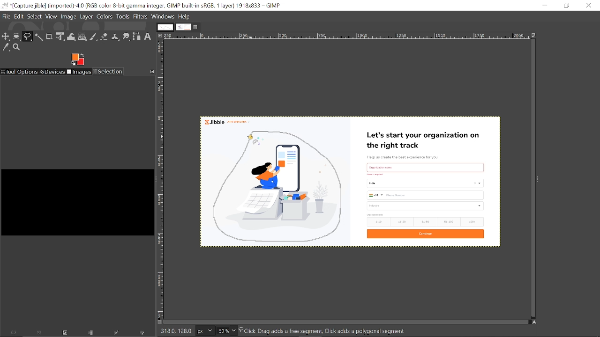  Describe the element at coordinates (279, 184) in the screenshot. I see `selected area` at that location.